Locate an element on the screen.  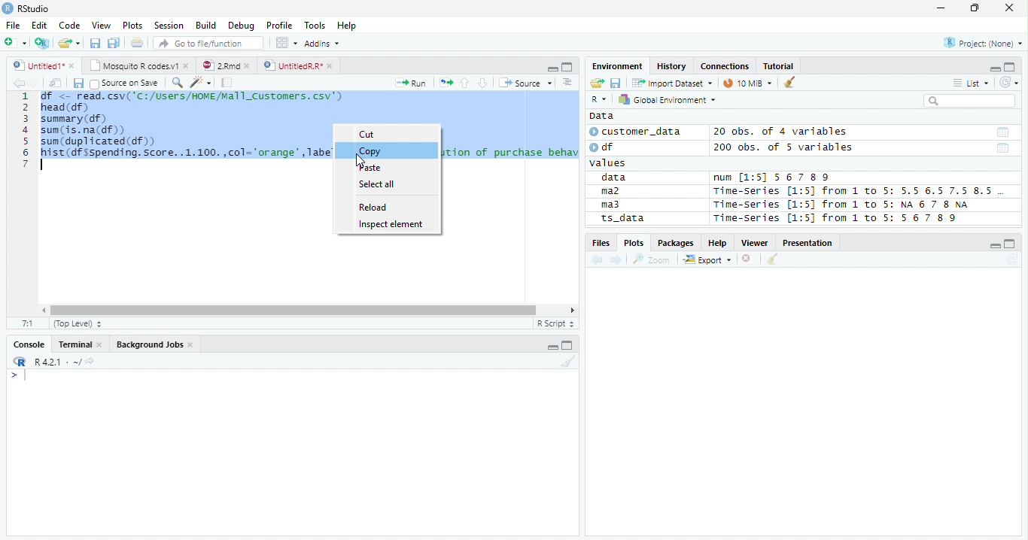
Scroll is located at coordinates (306, 311).